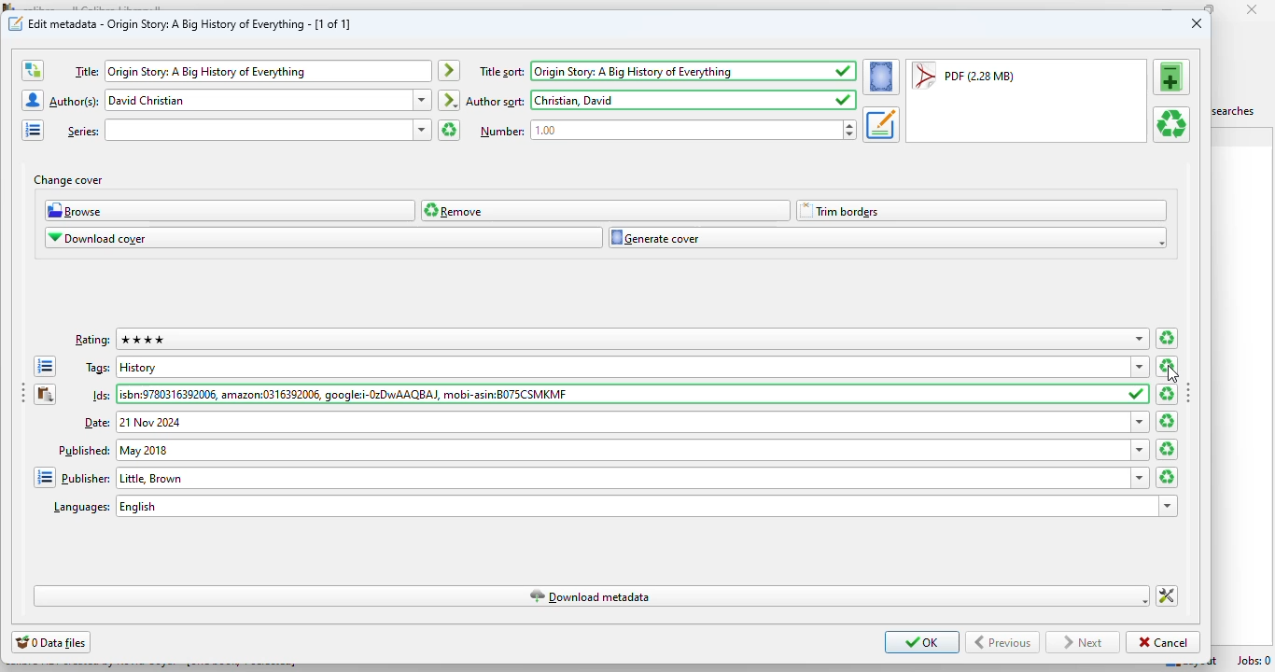 Image resolution: width=1275 pixels, height=672 pixels. What do you see at coordinates (1139, 394) in the screenshot?
I see `saved` at bounding box center [1139, 394].